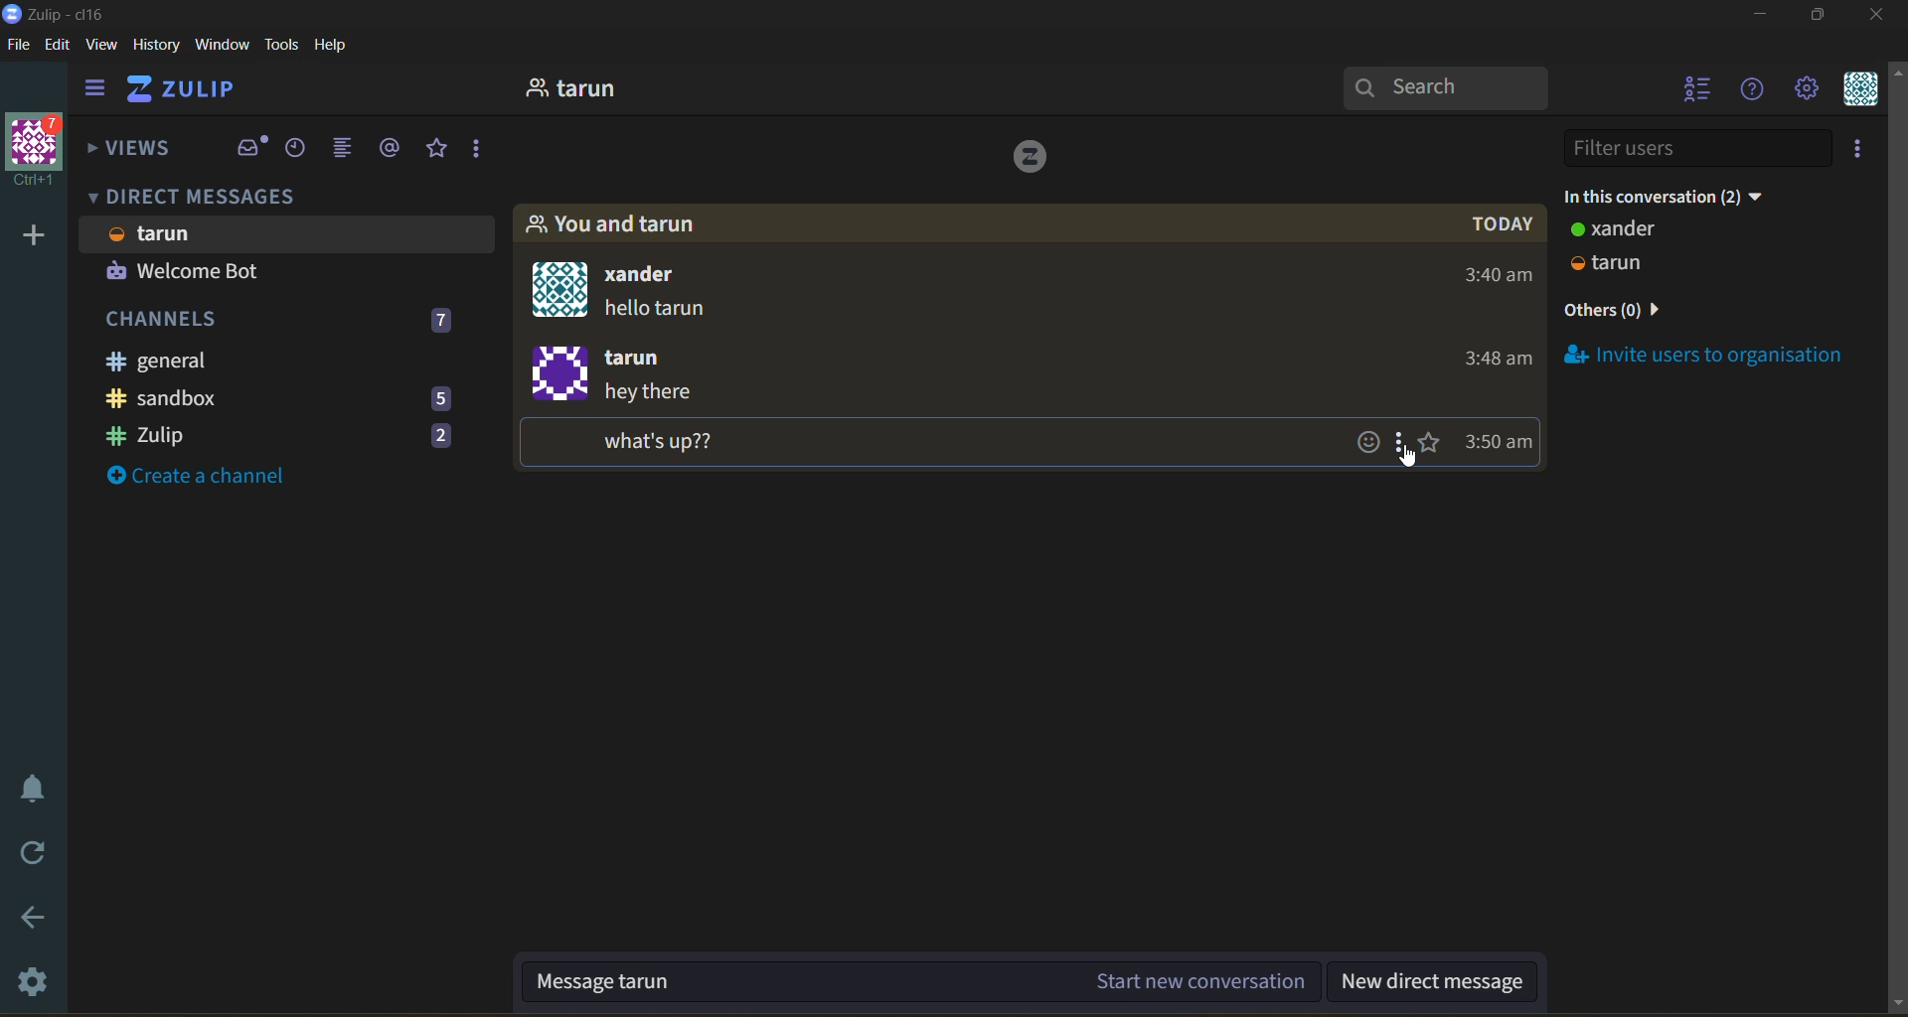 This screenshot has width=1908, height=1017. What do you see at coordinates (251, 147) in the screenshot?
I see `inbox` at bounding box center [251, 147].